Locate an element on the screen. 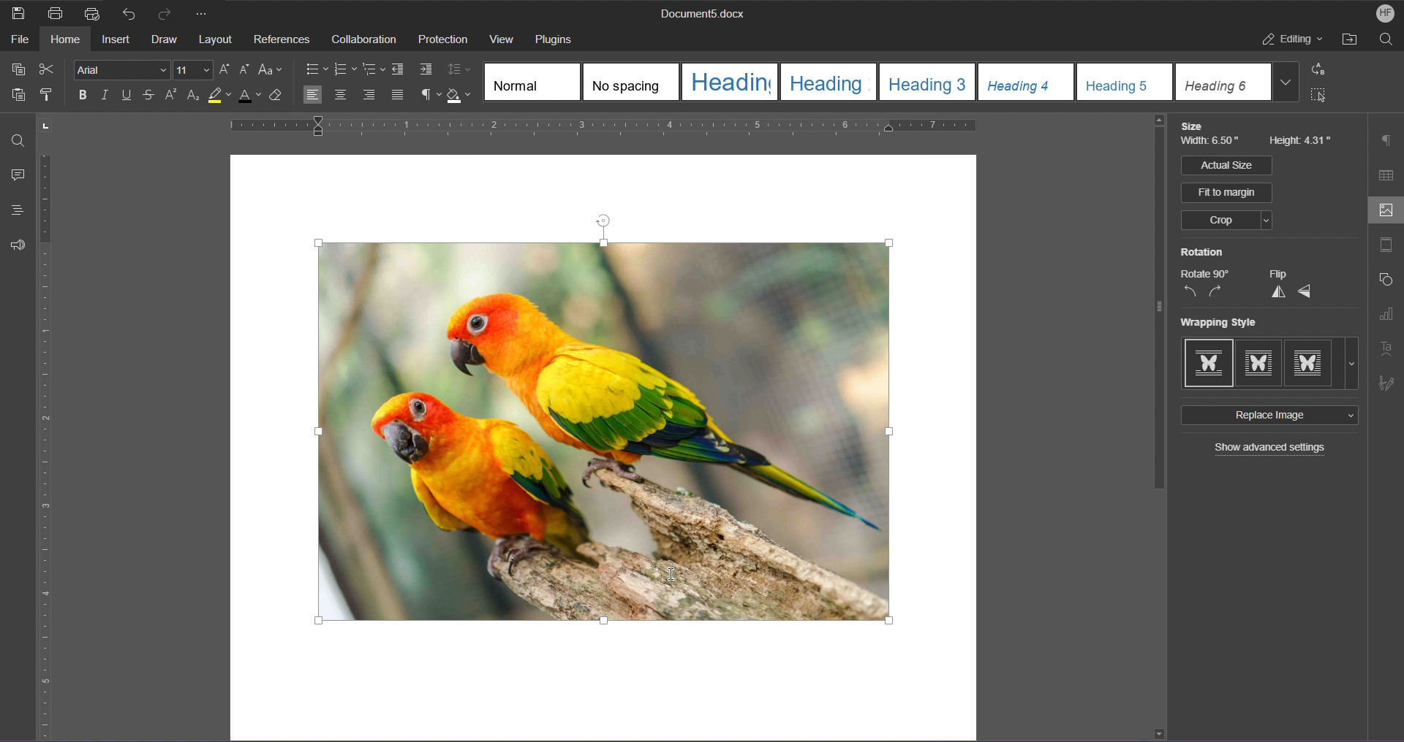  Plugins is located at coordinates (559, 38).